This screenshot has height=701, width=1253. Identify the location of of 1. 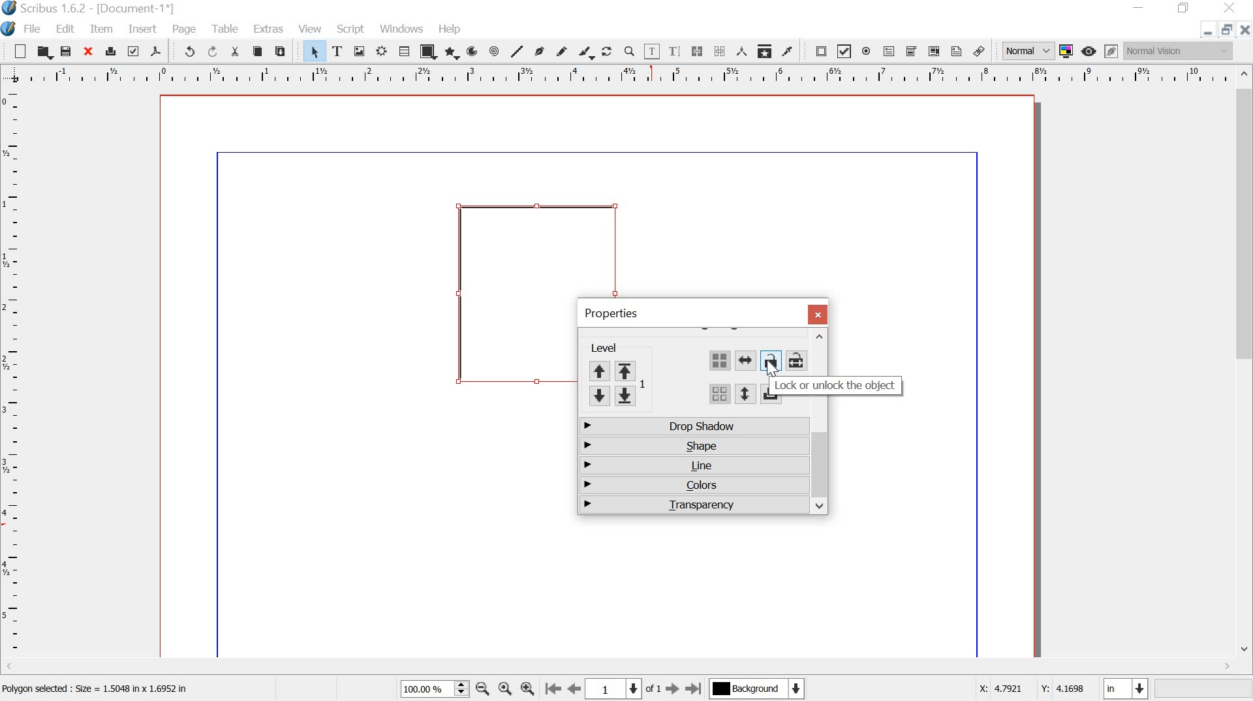
(654, 691).